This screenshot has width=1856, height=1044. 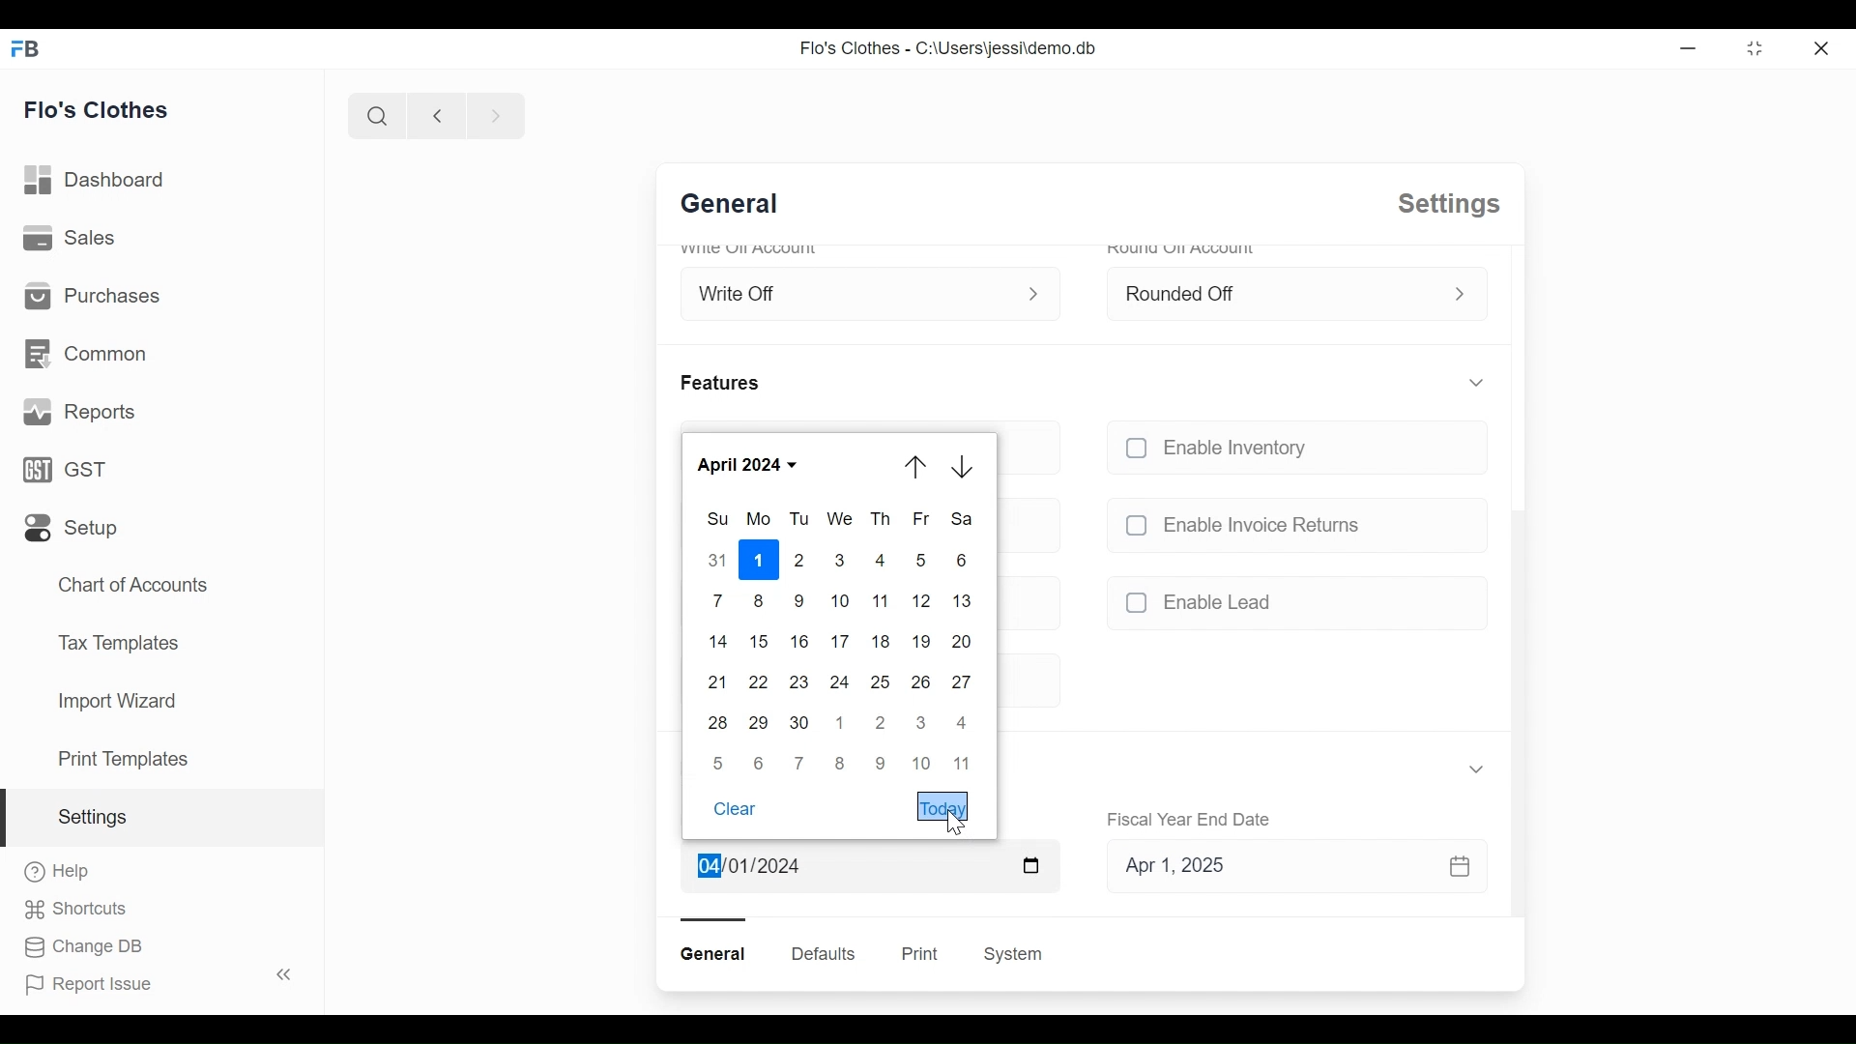 What do you see at coordinates (97, 107) in the screenshot?
I see `Flo's Clothes` at bounding box center [97, 107].